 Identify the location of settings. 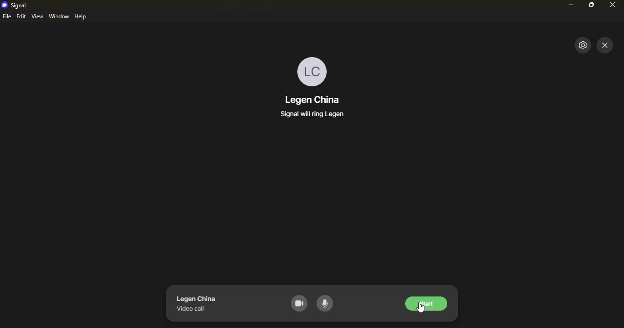
(582, 44).